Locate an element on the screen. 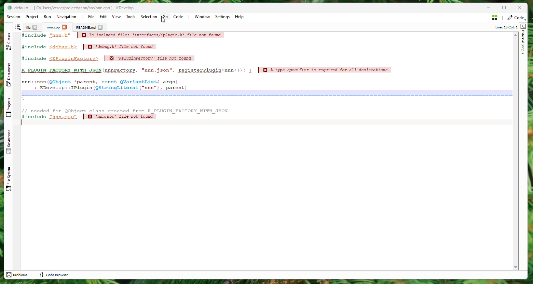  Shortcut is located at coordinates (18, 27).